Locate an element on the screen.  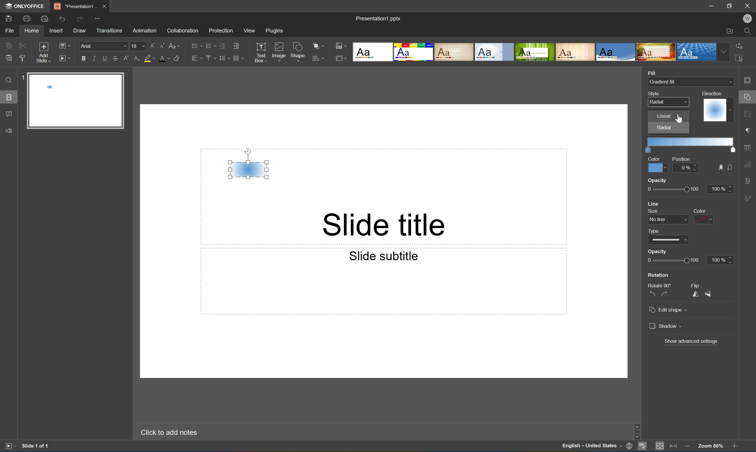
Replace is located at coordinates (739, 45).